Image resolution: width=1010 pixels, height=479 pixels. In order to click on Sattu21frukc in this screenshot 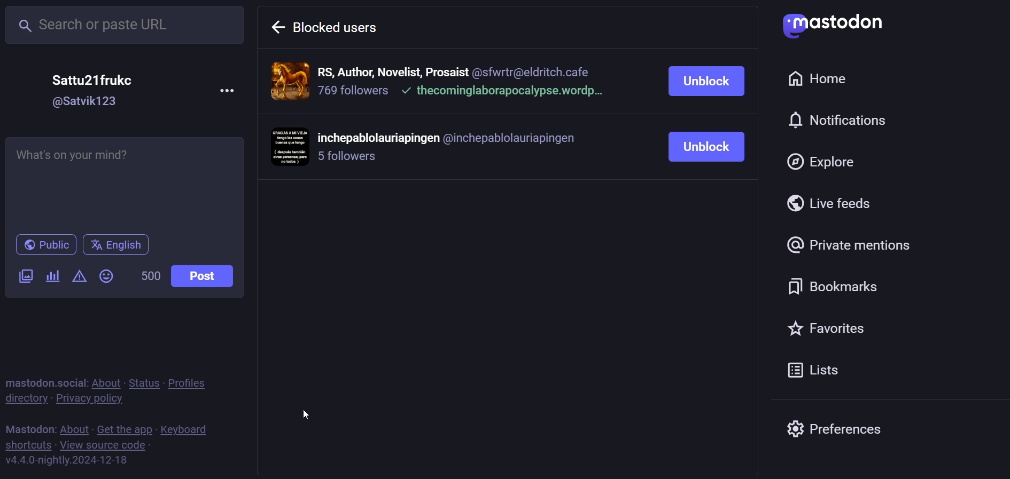, I will do `click(97, 79)`.